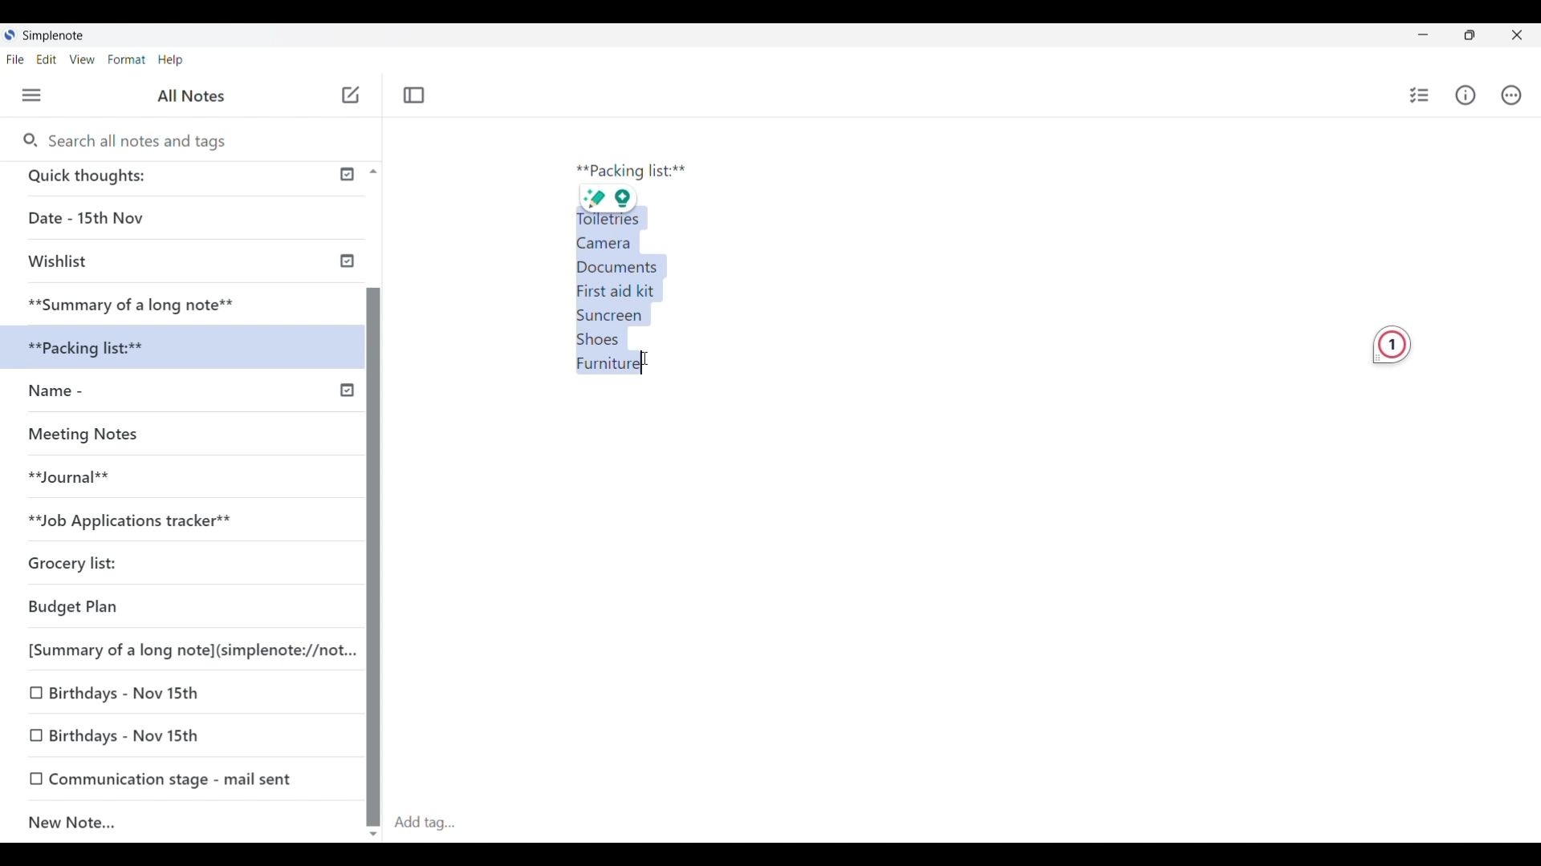 The height and width of the screenshot is (866, 1541). I want to click on Click to type in tag, so click(424, 824).